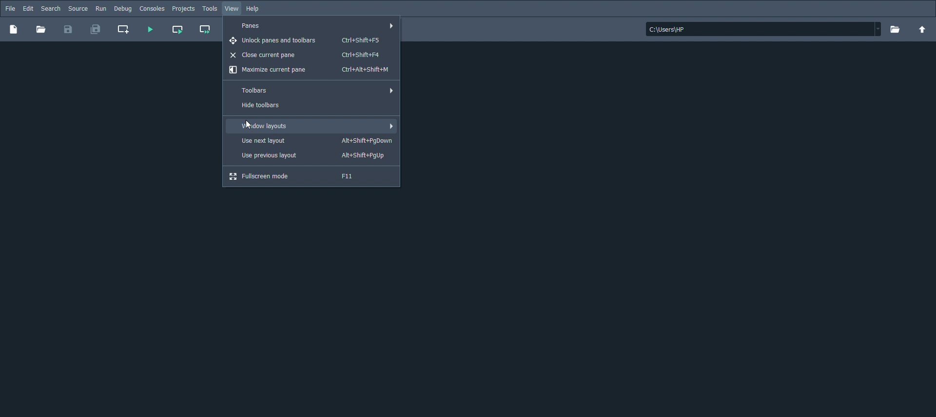 This screenshot has width=936, height=417. I want to click on Panes, so click(315, 26).